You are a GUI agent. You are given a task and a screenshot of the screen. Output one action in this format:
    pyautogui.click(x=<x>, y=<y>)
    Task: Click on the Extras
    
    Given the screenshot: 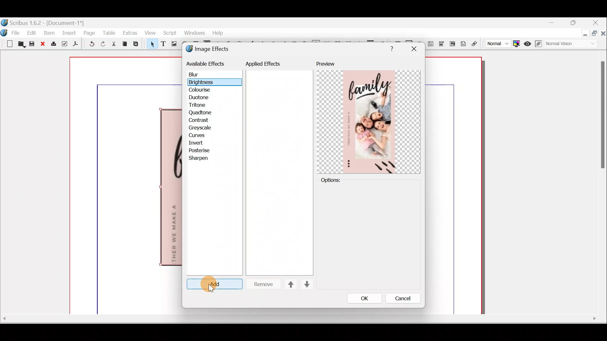 What is the action you would take?
    pyautogui.click(x=130, y=33)
    